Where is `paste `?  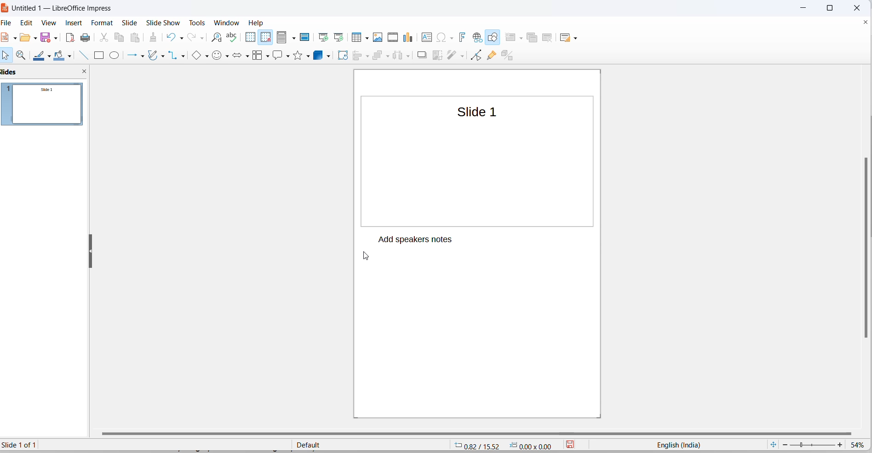 paste  is located at coordinates (137, 38).